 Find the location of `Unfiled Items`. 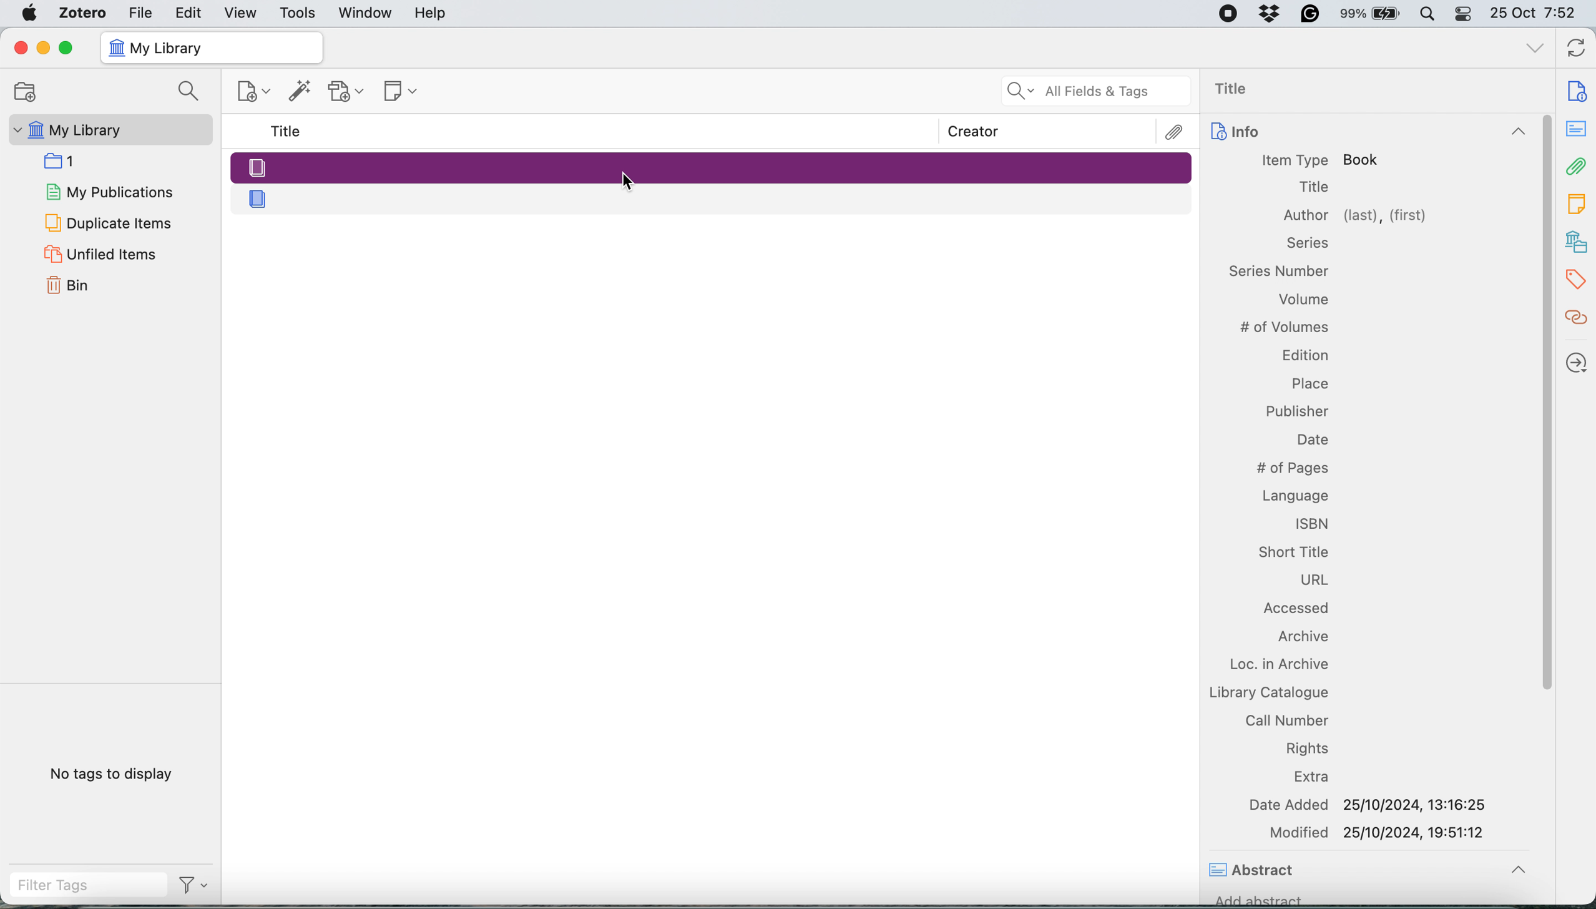

Unfiled Items is located at coordinates (103, 253).